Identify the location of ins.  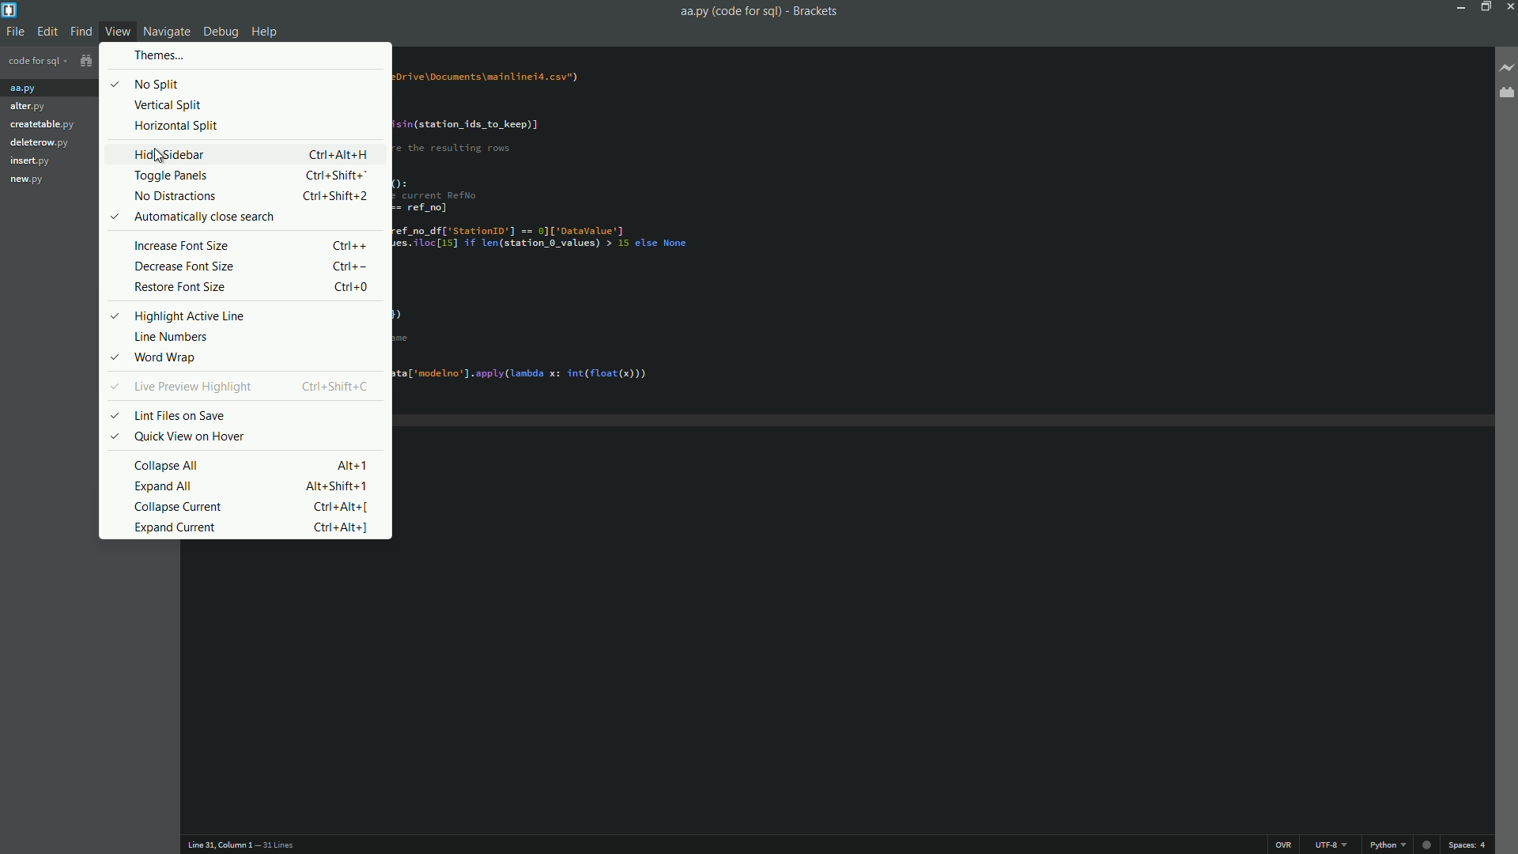
(1285, 845).